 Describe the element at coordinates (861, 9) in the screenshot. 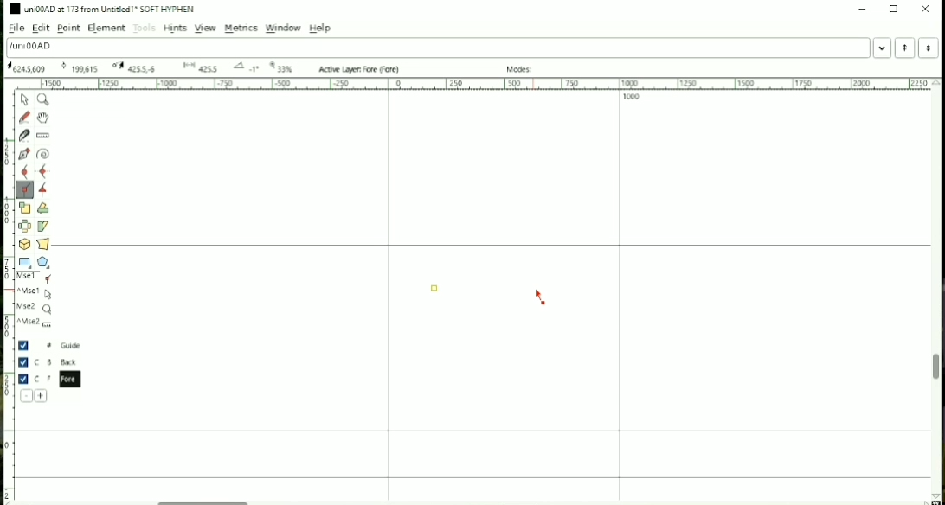

I see `Minimize` at that location.